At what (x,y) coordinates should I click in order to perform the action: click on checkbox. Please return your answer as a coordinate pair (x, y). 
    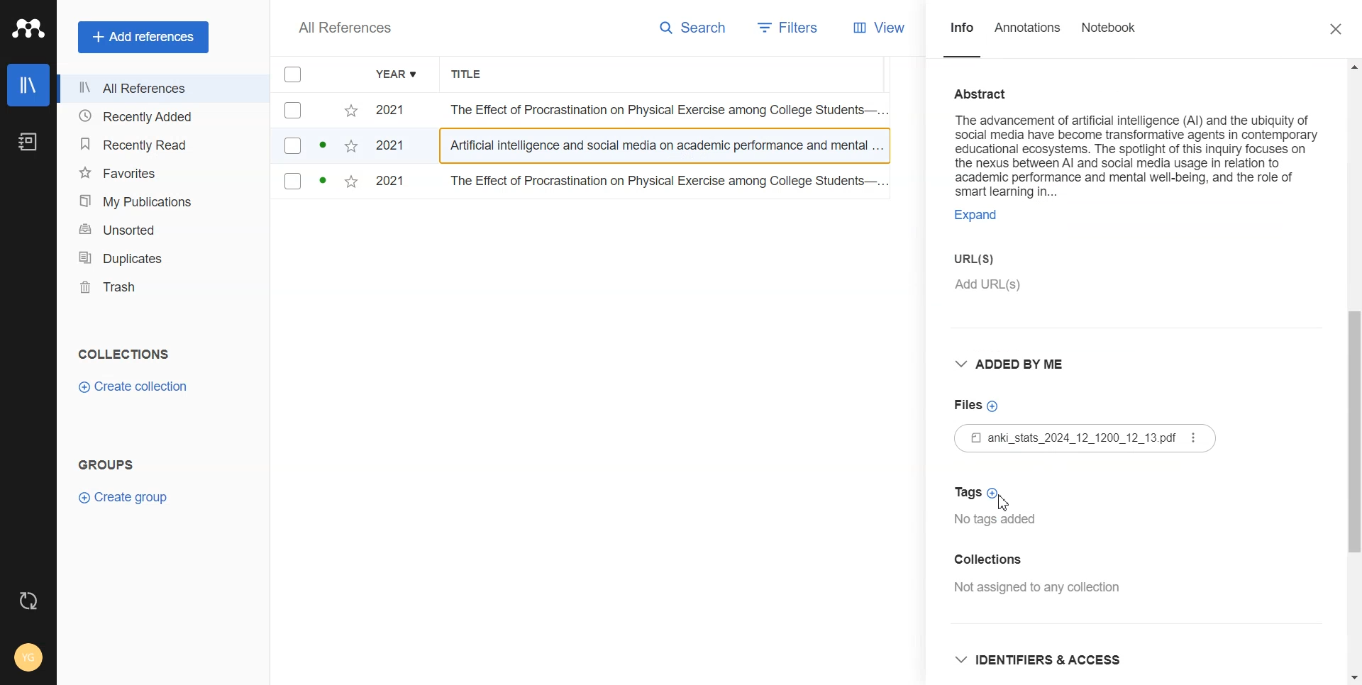
    Looking at the image, I should click on (316, 184).